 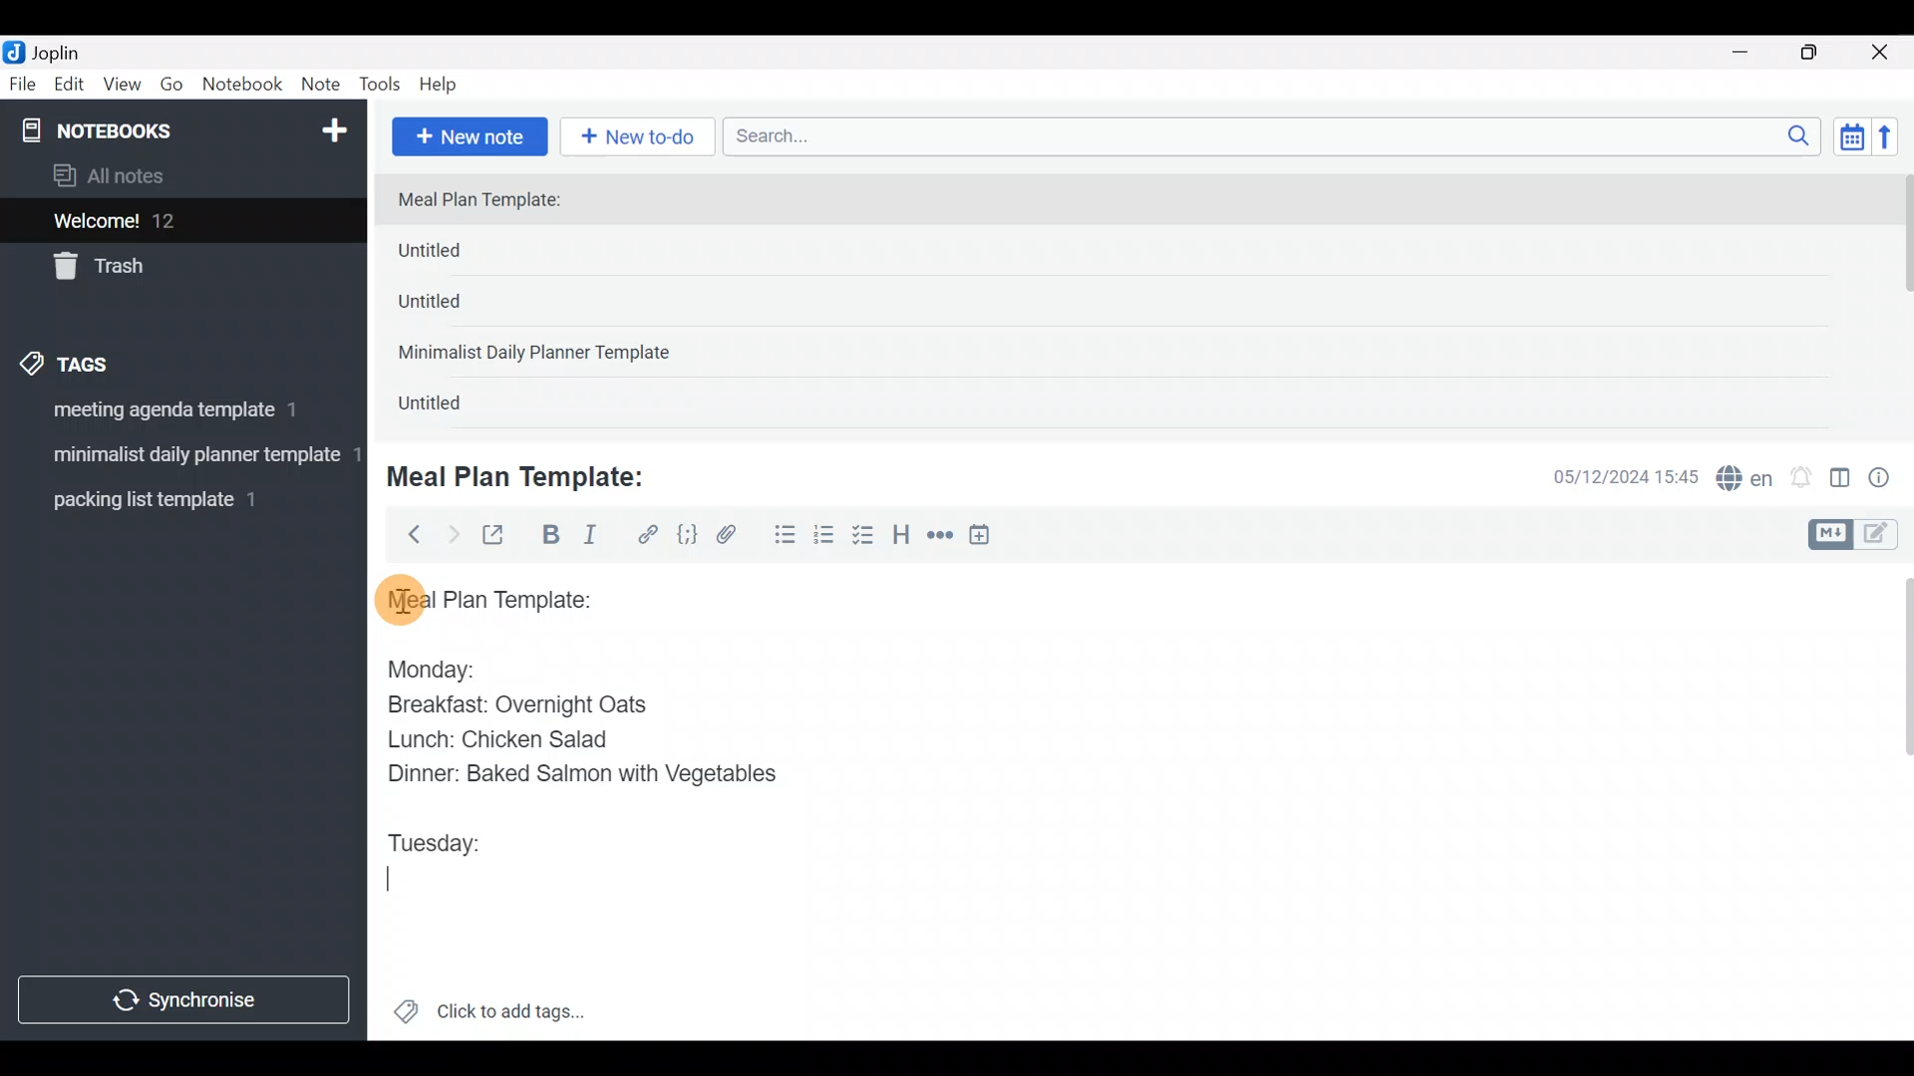 What do you see at coordinates (1893, 801) in the screenshot?
I see `Scroll bar` at bounding box center [1893, 801].